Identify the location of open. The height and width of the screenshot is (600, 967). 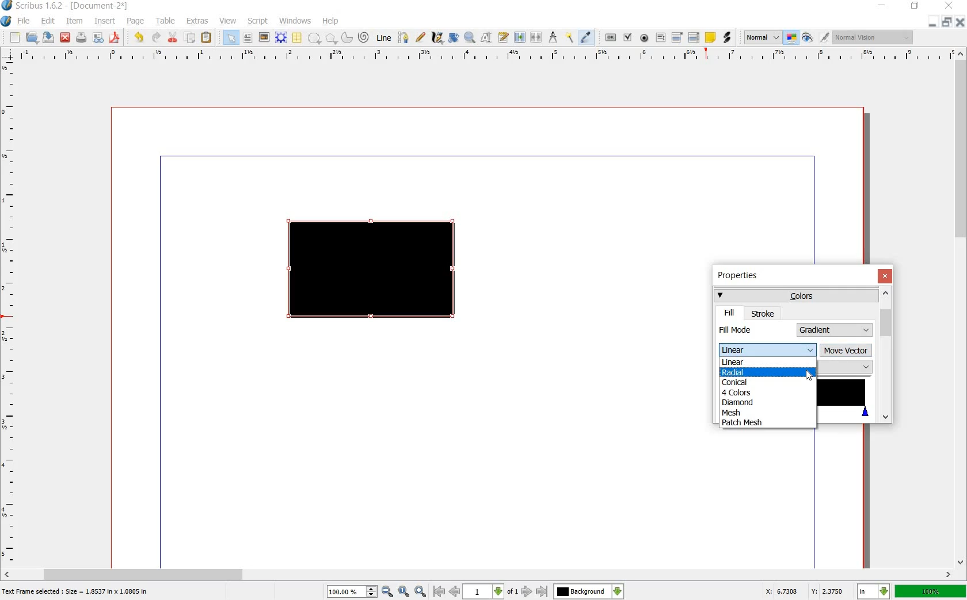
(33, 38).